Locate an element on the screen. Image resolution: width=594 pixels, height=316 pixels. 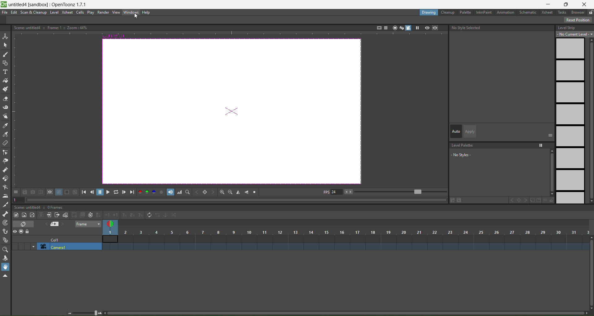
new vector level is located at coordinates (32, 215).